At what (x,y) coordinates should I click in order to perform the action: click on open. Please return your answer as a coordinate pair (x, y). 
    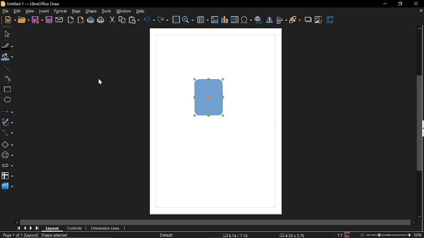
    Looking at the image, I should click on (24, 20).